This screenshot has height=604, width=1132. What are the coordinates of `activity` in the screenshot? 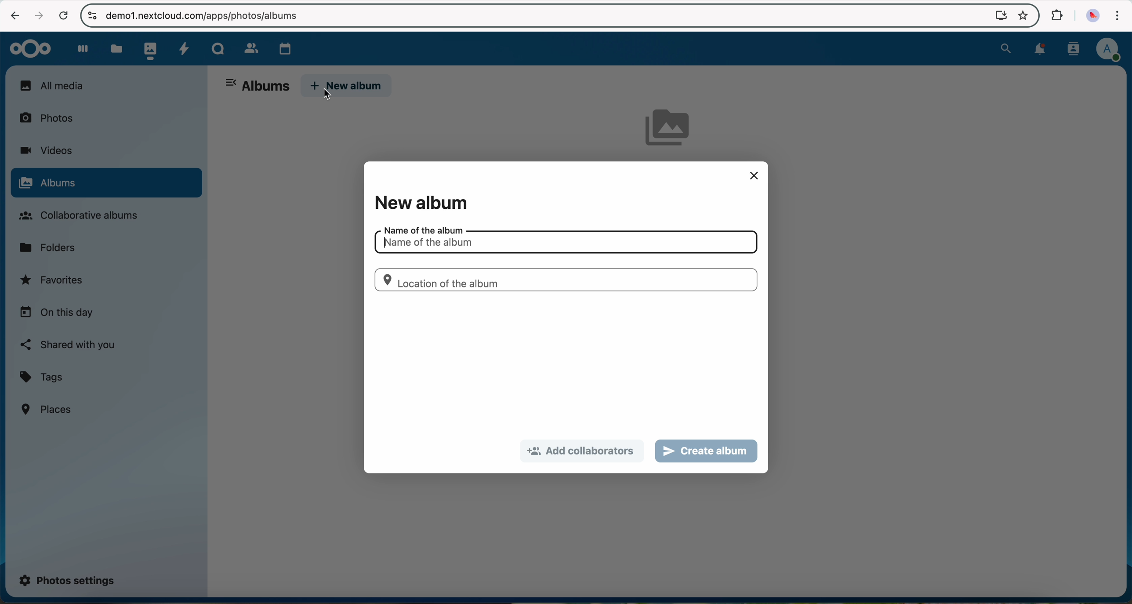 It's located at (184, 47).